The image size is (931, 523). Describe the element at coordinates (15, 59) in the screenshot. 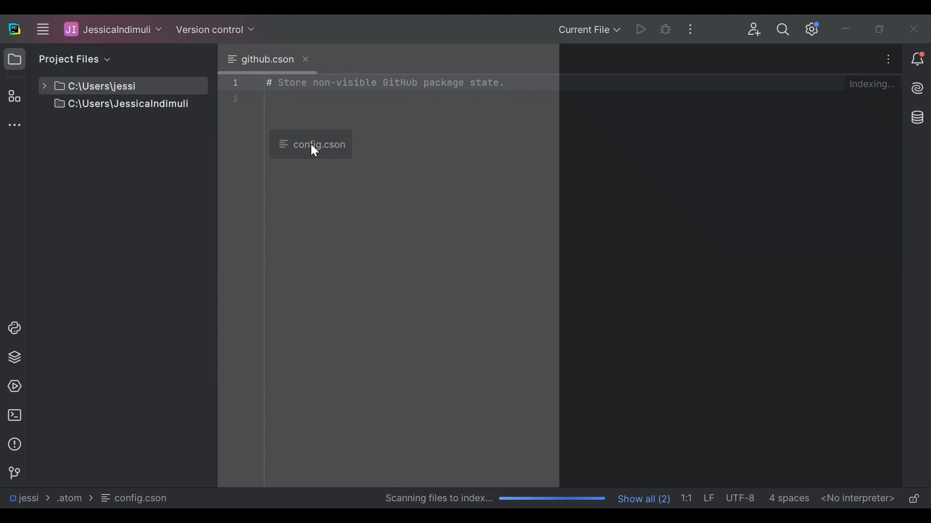

I see `Project View` at that location.